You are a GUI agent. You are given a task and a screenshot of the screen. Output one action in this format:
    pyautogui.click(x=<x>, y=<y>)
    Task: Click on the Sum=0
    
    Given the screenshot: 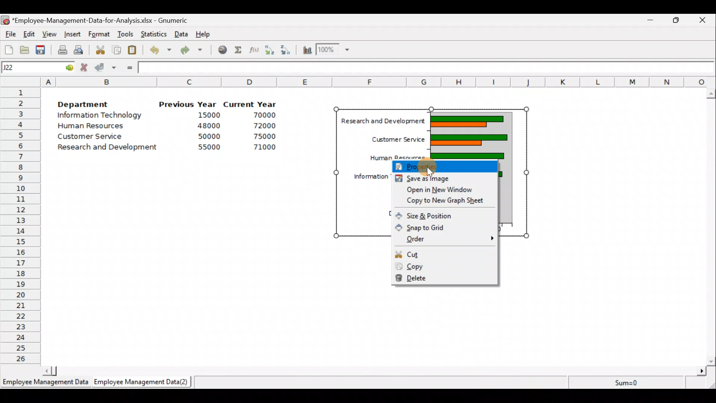 What is the action you would take?
    pyautogui.click(x=629, y=381)
    